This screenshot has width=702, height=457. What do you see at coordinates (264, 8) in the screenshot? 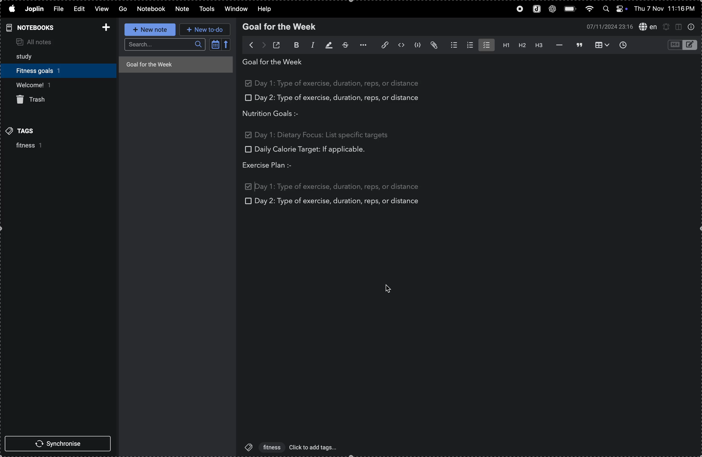
I see `help` at bounding box center [264, 8].